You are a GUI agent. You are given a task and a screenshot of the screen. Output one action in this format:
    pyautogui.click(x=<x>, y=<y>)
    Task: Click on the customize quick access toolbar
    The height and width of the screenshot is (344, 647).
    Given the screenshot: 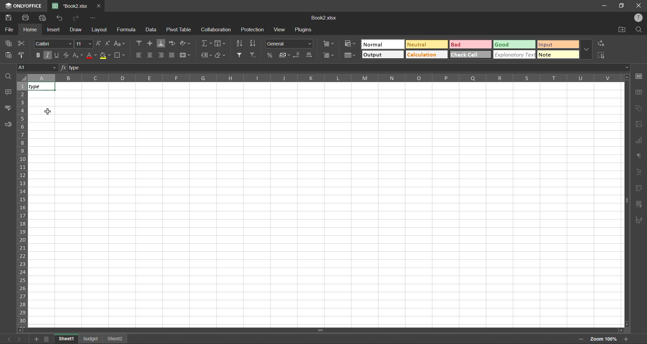 What is the action you would take?
    pyautogui.click(x=93, y=18)
    